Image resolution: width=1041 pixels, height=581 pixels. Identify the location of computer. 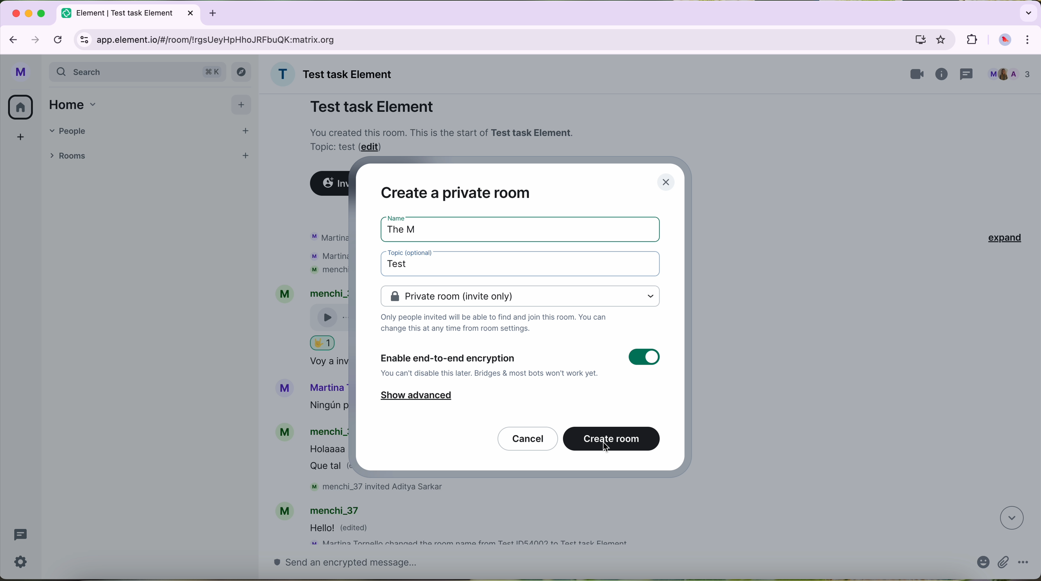
(920, 39).